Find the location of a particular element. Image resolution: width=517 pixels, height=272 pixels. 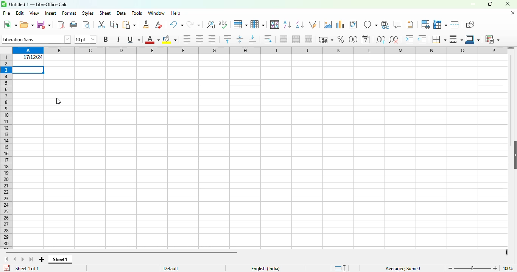

edit is located at coordinates (20, 13).